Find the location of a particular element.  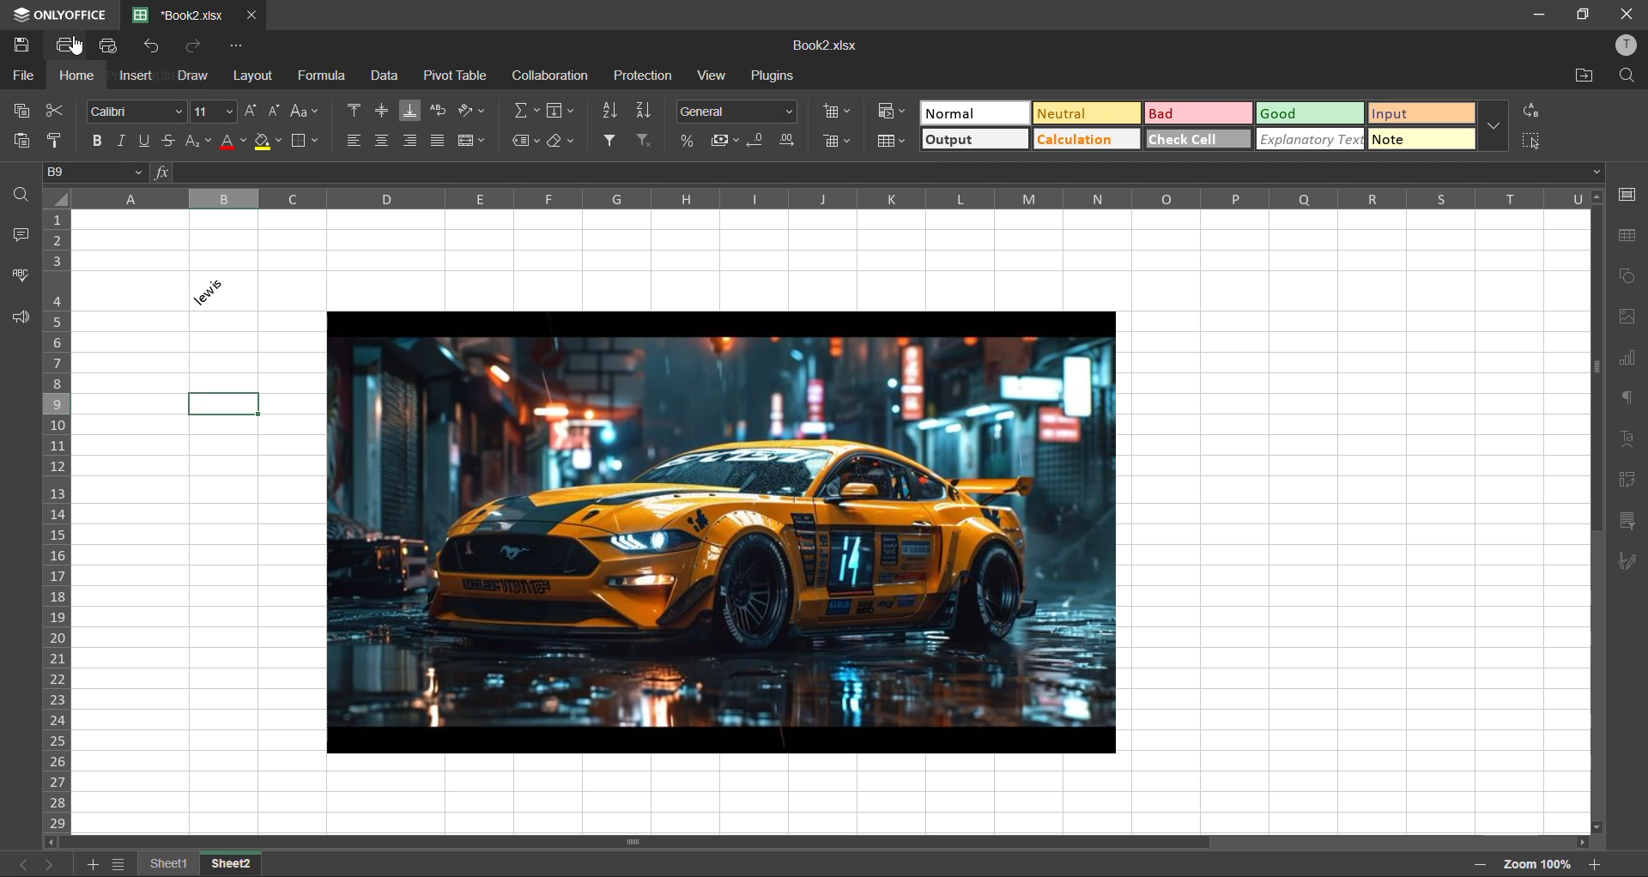

replace is located at coordinates (1534, 112).